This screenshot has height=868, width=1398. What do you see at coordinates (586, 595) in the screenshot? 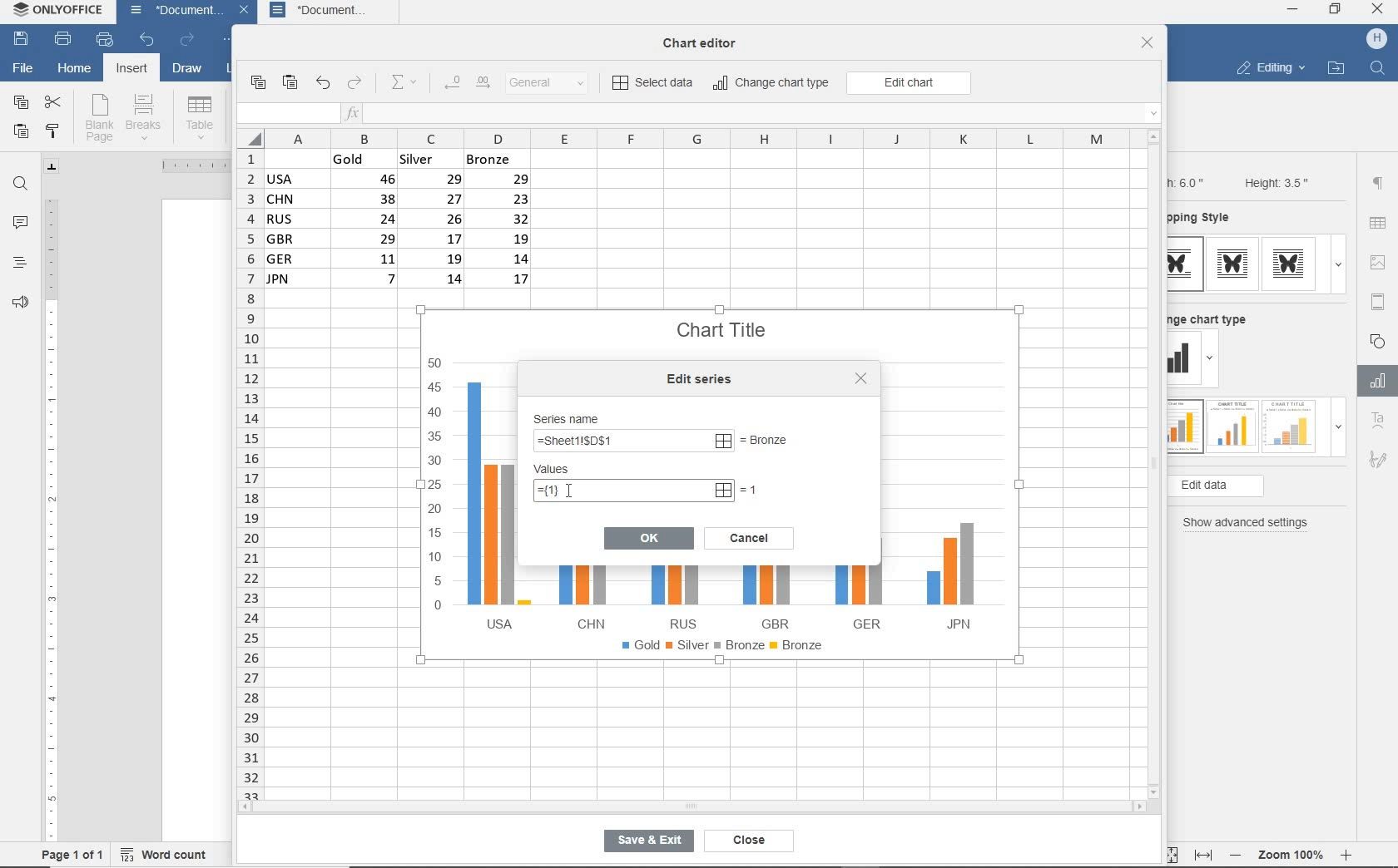
I see `CHN` at bounding box center [586, 595].